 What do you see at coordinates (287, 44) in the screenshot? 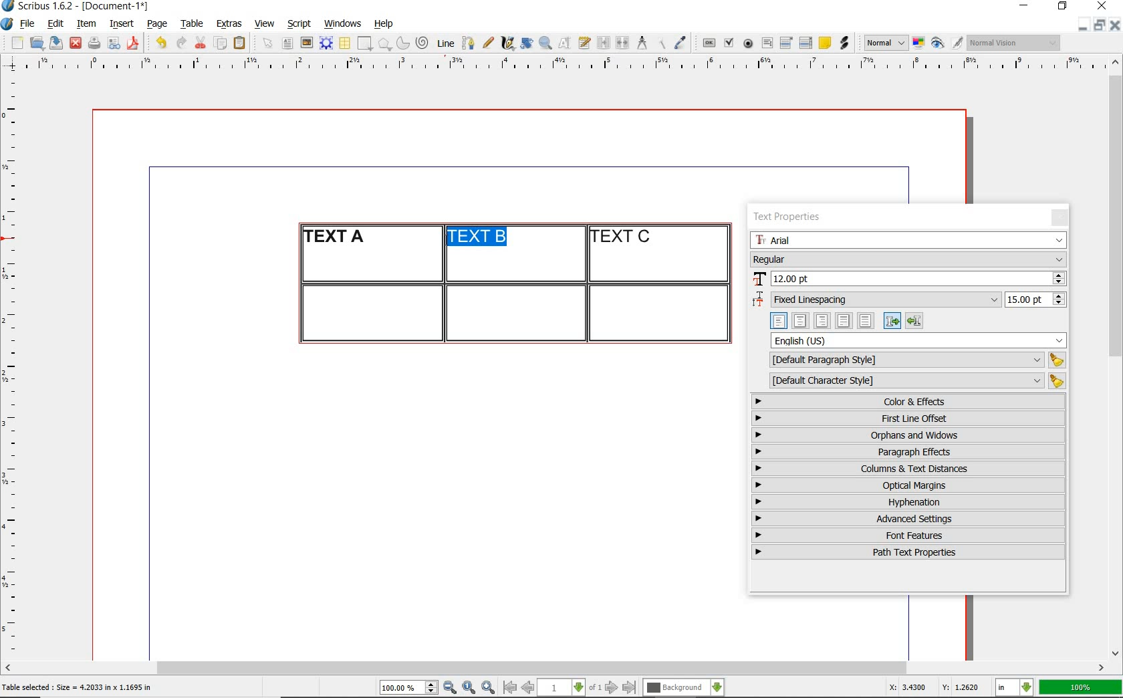
I see `text frame` at bounding box center [287, 44].